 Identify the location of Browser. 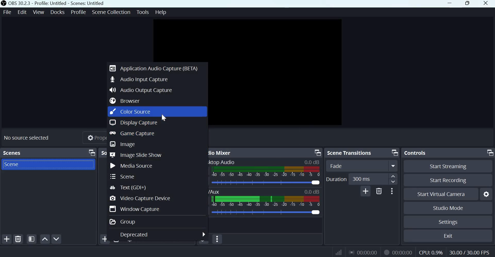
(127, 101).